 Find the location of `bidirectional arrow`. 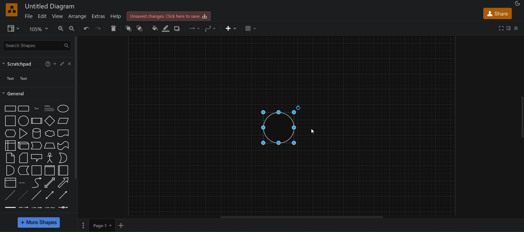

bidirectional arrow is located at coordinates (50, 183).